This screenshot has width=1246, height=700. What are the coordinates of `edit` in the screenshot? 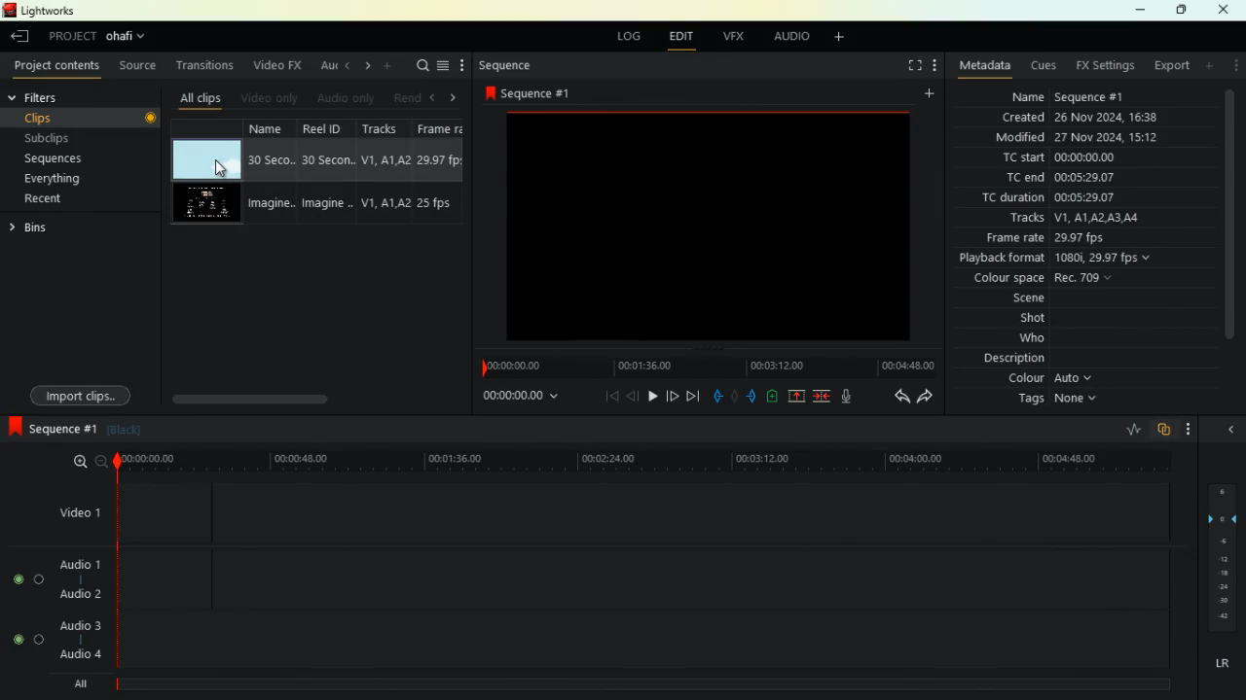 It's located at (678, 37).